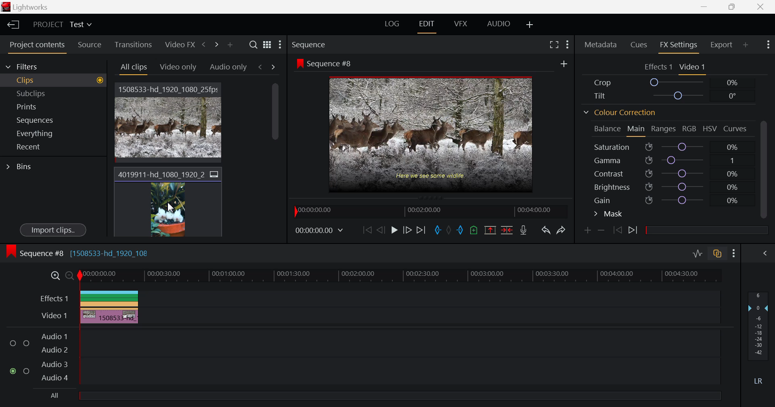  I want to click on Previous keyframe, so click(618, 231).